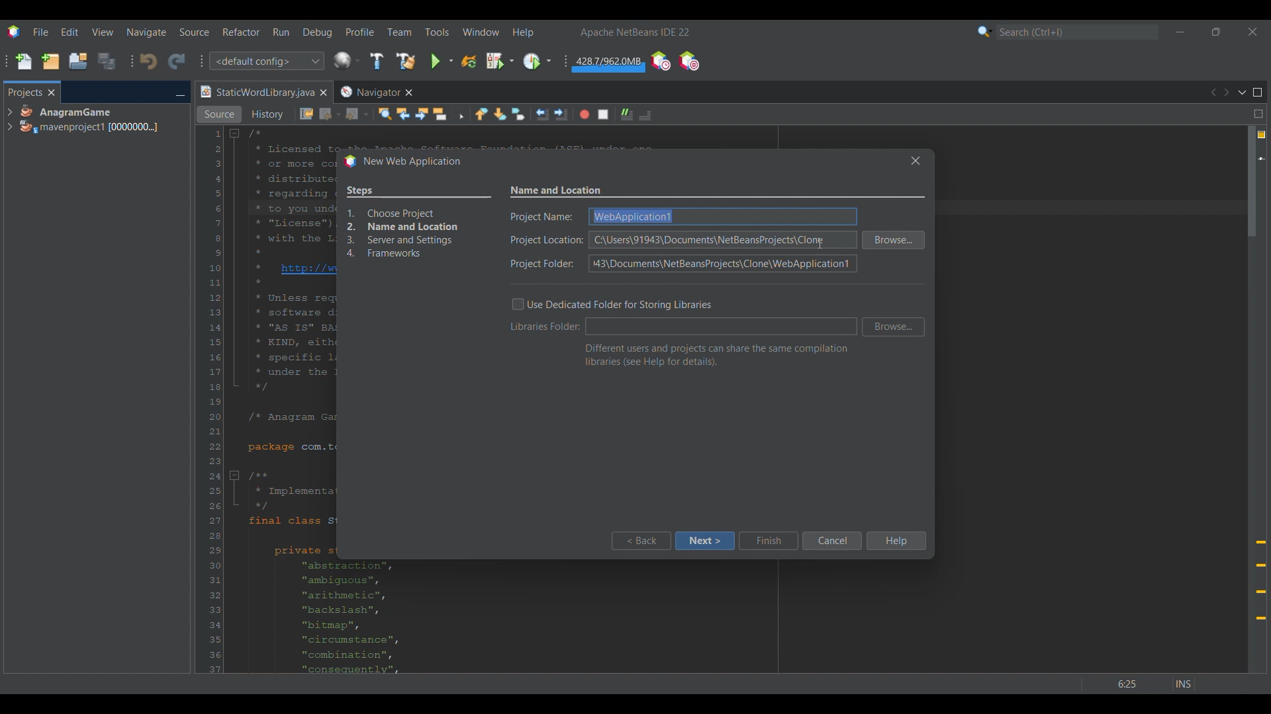  Describe the element at coordinates (23, 61) in the screenshot. I see `New file` at that location.